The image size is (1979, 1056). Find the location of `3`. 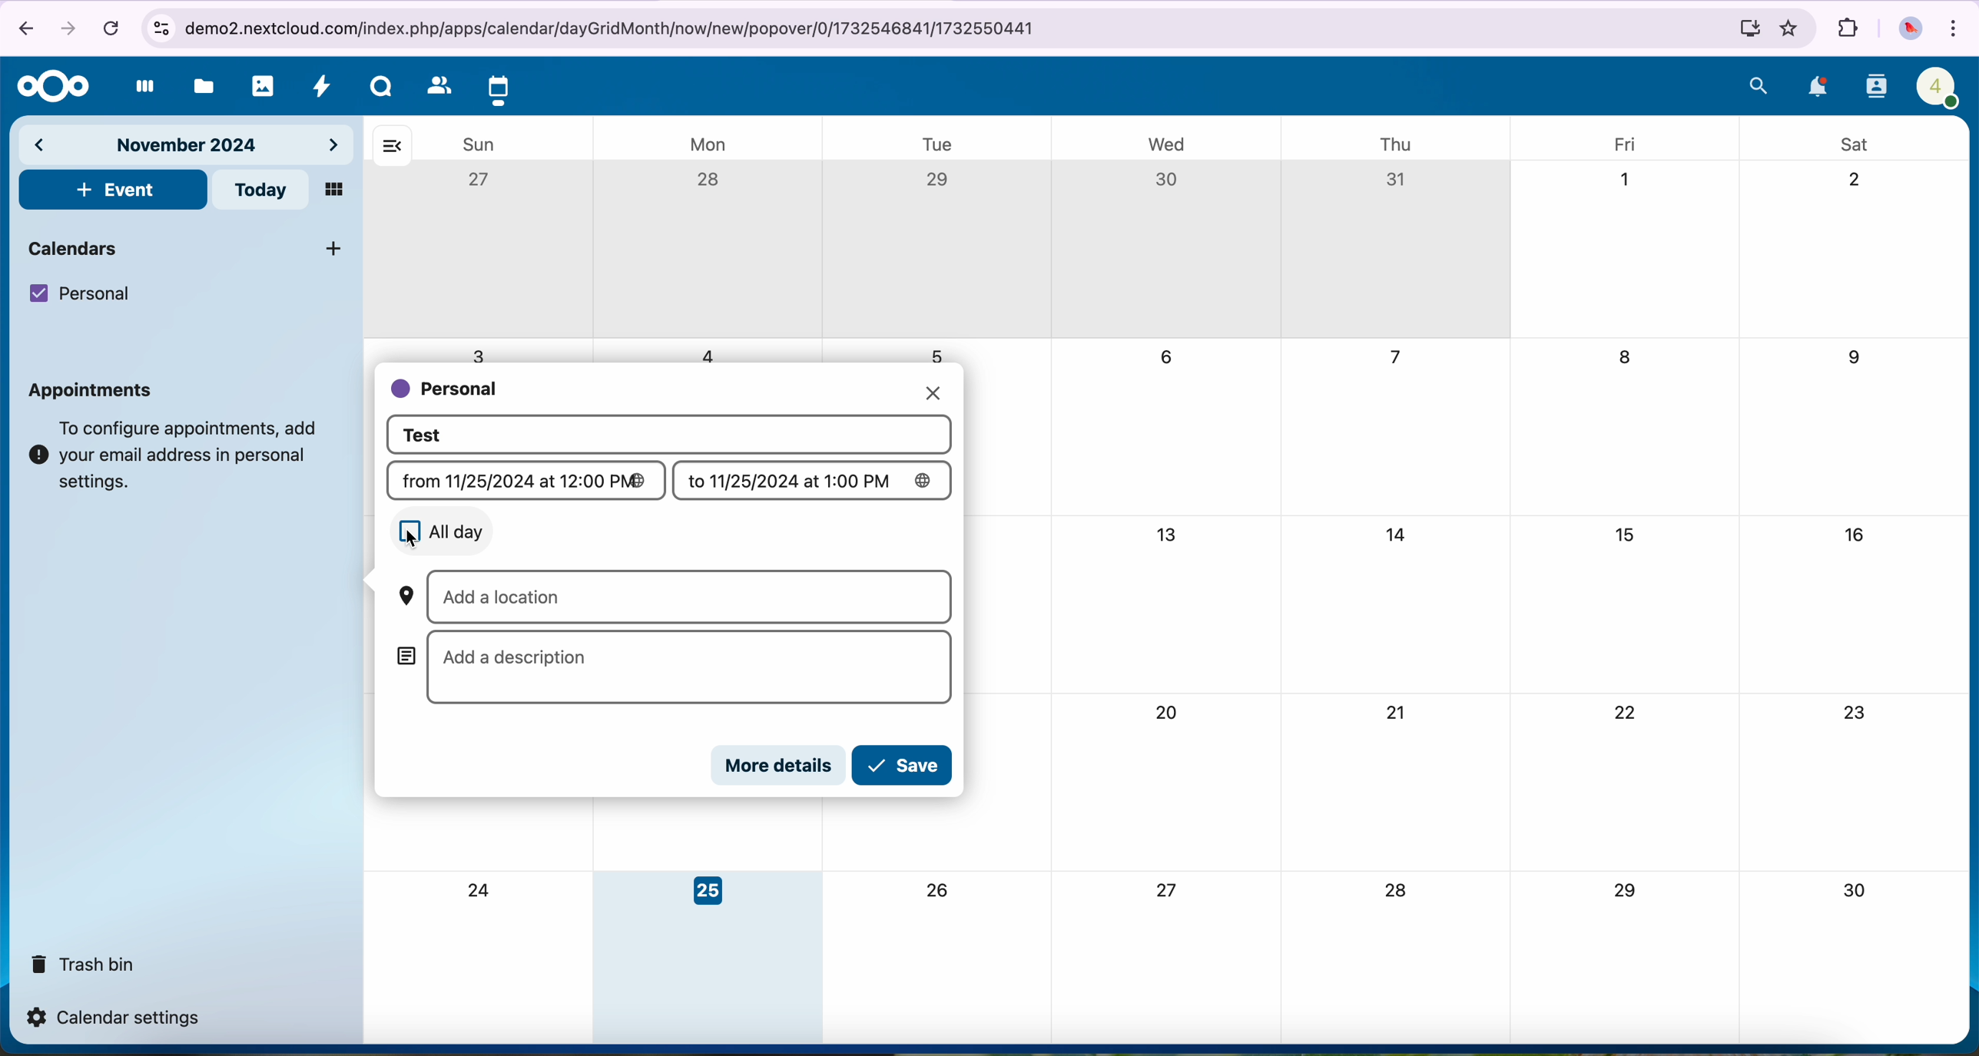

3 is located at coordinates (481, 351).